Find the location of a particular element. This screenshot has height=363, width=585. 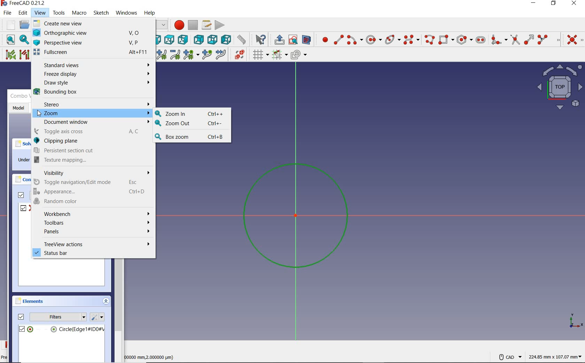

center & rim point is located at coordinates (374, 41).